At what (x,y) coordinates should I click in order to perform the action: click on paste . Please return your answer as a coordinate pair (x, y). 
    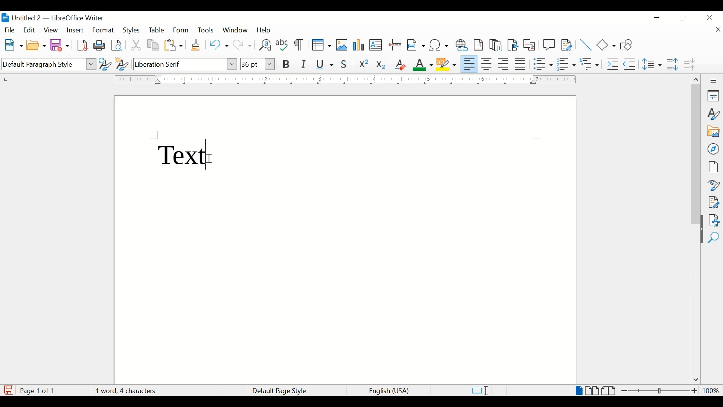
    Looking at the image, I should click on (174, 45).